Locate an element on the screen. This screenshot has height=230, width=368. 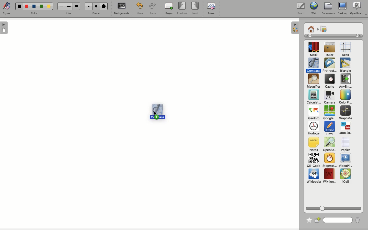
OpenSt is located at coordinates (328, 145).